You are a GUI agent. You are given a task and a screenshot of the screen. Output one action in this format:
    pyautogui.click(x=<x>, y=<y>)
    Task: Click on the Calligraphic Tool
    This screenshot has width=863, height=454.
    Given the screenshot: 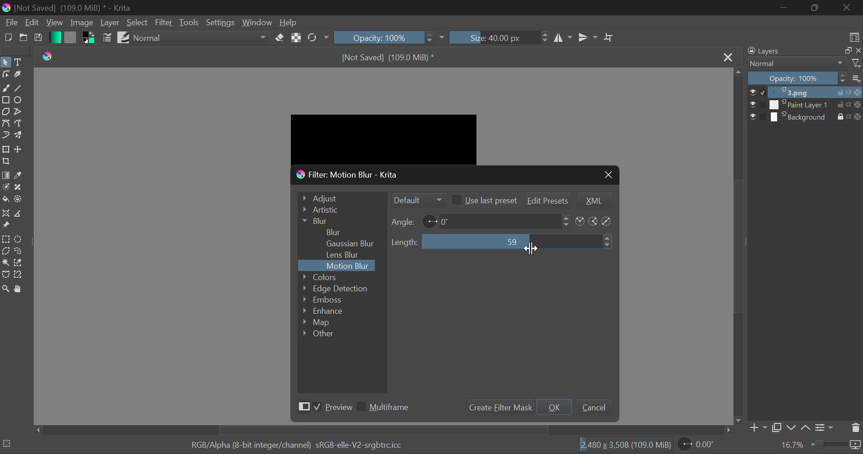 What is the action you would take?
    pyautogui.click(x=18, y=75)
    